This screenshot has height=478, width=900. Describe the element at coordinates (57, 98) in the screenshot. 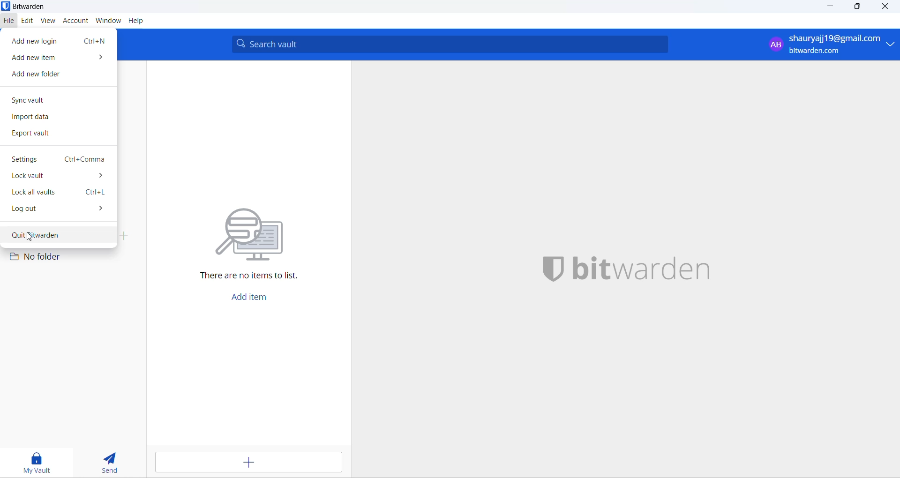

I see `sync vault` at that location.